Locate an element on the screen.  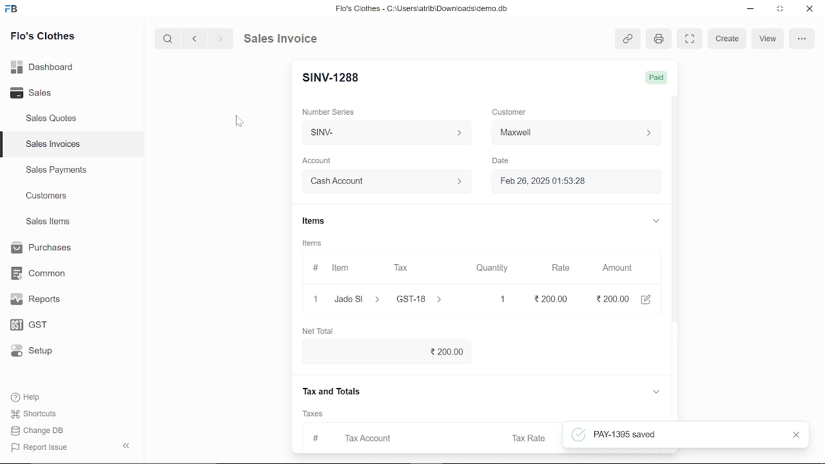
Account : is located at coordinates (385, 180).